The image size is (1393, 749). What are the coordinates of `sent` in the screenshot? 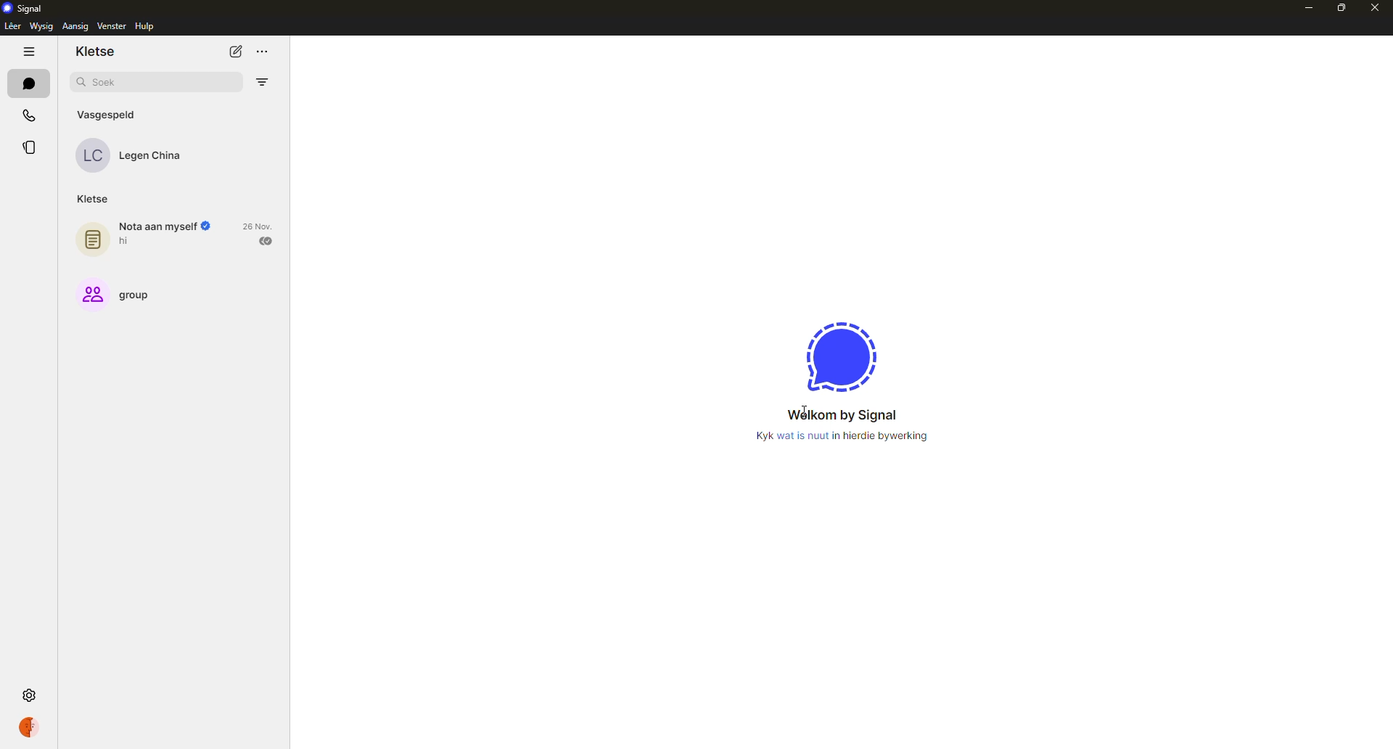 It's located at (266, 241).